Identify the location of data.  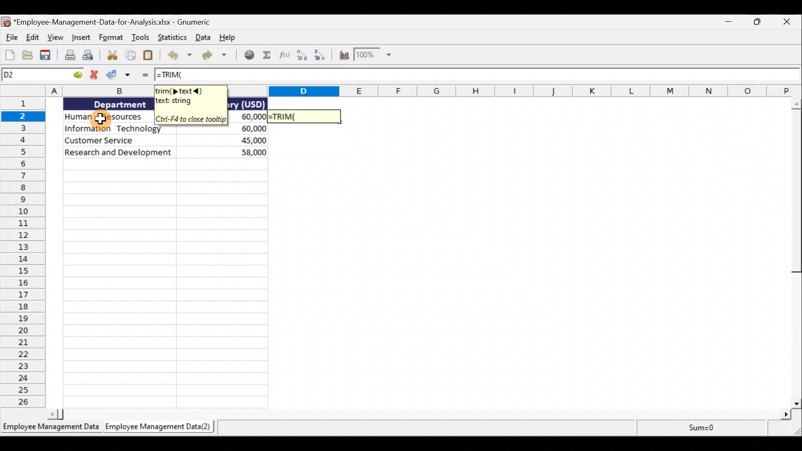
(163, 153).